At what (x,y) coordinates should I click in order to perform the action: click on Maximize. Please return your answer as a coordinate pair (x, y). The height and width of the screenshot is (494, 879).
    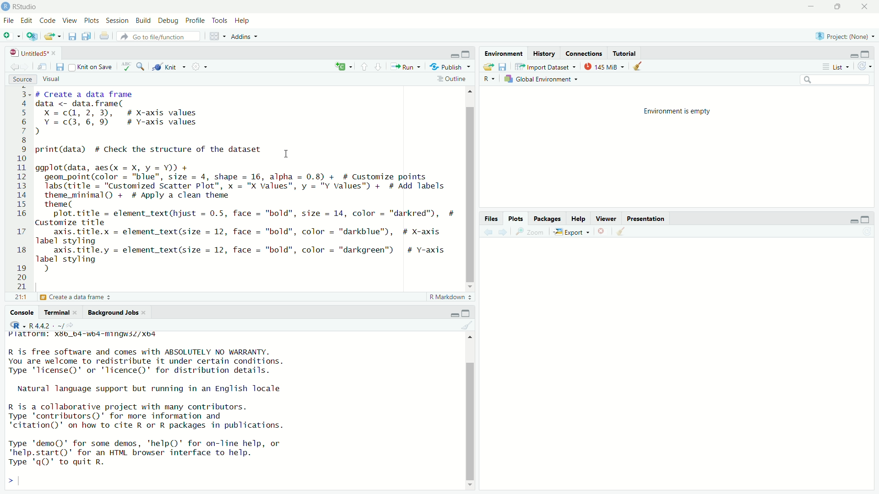
    Looking at the image, I should click on (467, 314).